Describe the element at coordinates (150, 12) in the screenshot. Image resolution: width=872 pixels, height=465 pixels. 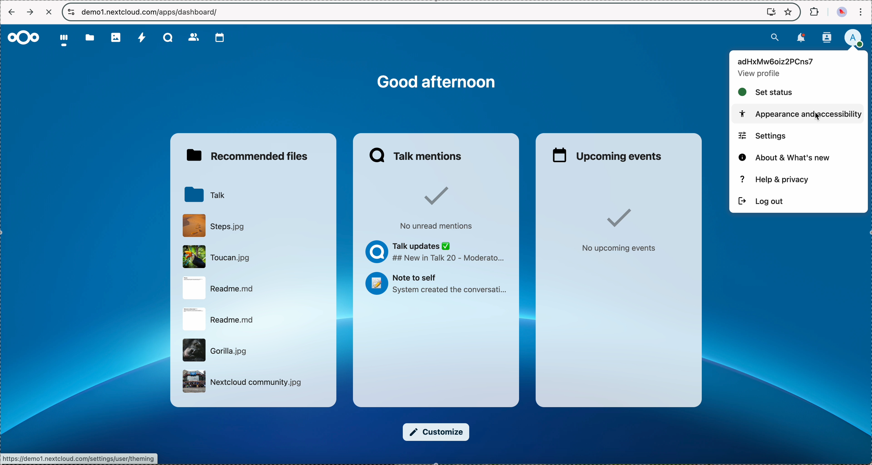
I see `URL` at that location.